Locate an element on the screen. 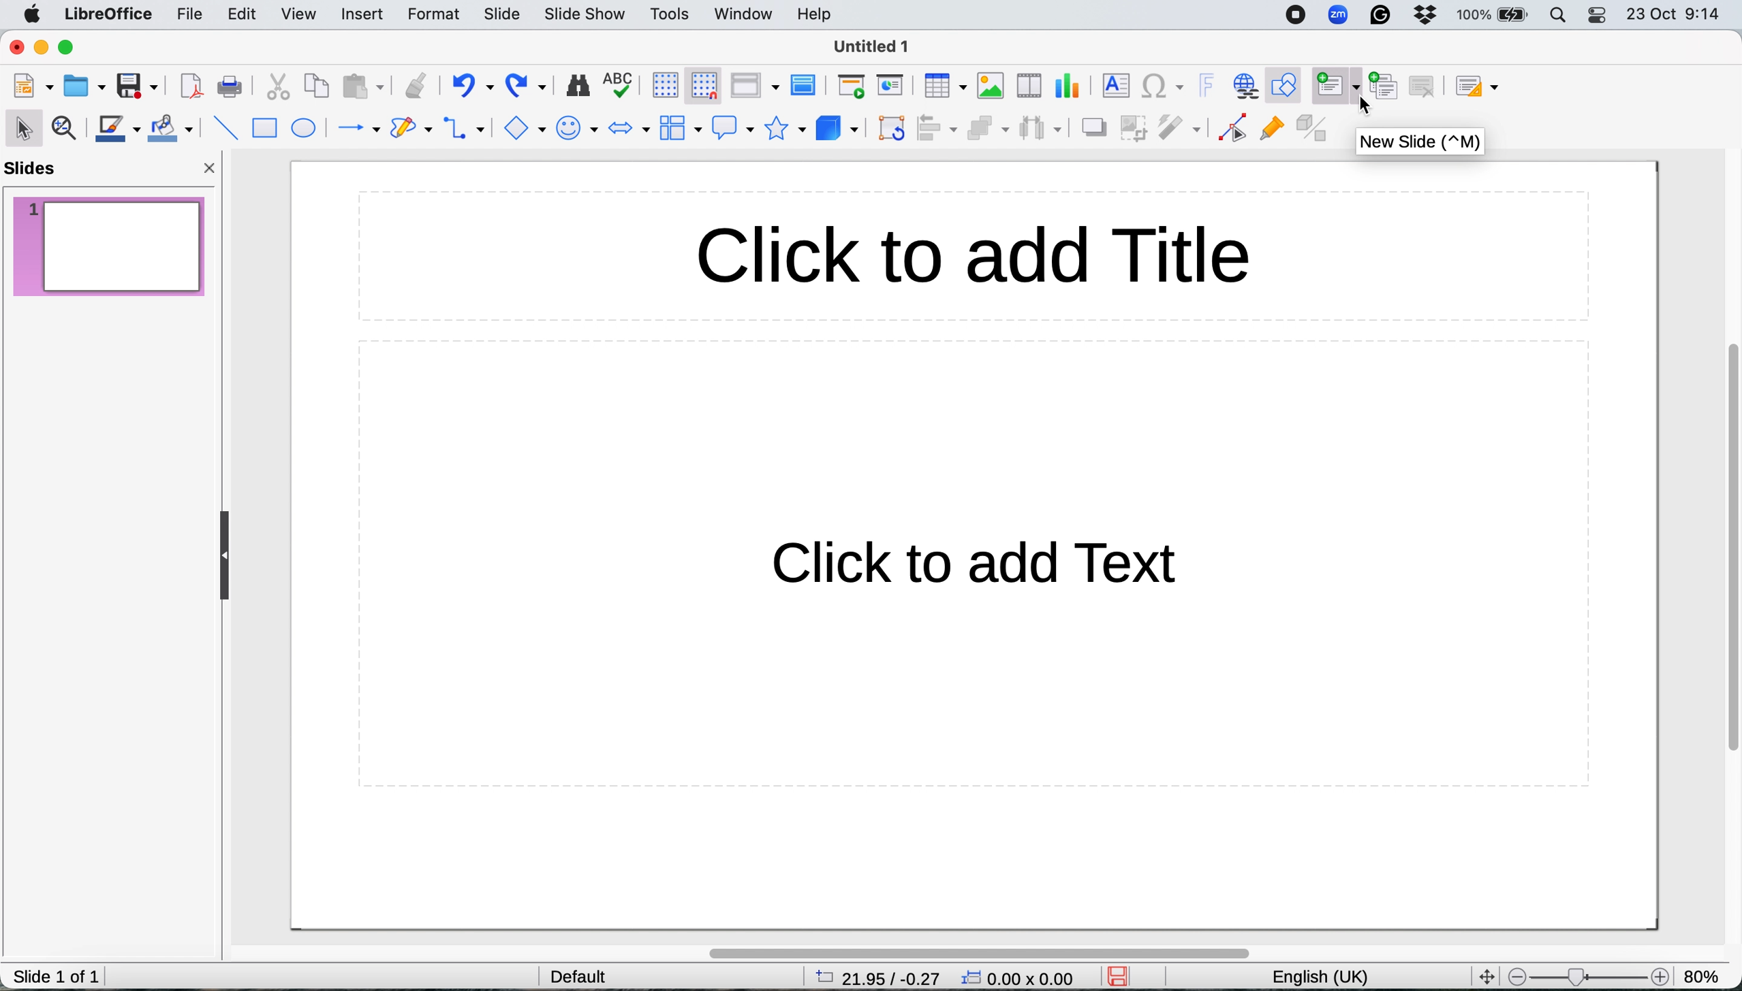  start from current slide is located at coordinates (889, 87).